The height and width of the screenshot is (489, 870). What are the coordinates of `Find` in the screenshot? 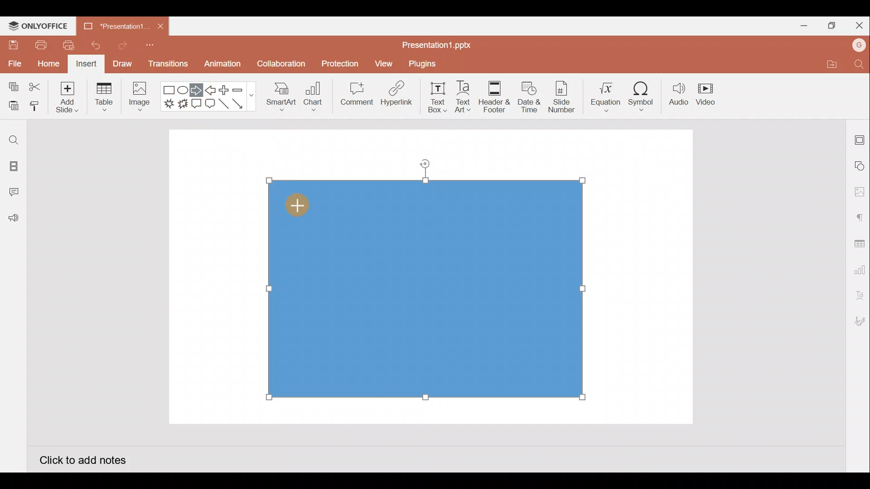 It's located at (860, 64).